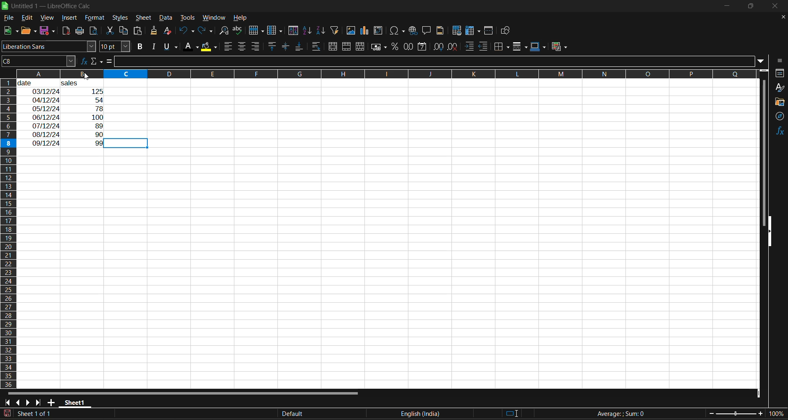  Describe the element at coordinates (111, 30) in the screenshot. I see `cut` at that location.